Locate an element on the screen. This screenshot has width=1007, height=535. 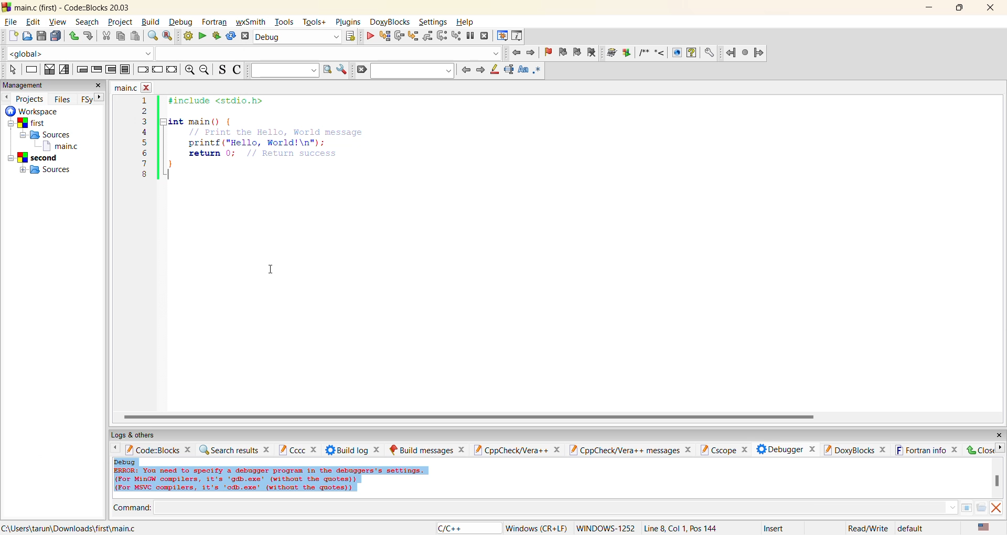
empty condition loop is located at coordinates (82, 71).